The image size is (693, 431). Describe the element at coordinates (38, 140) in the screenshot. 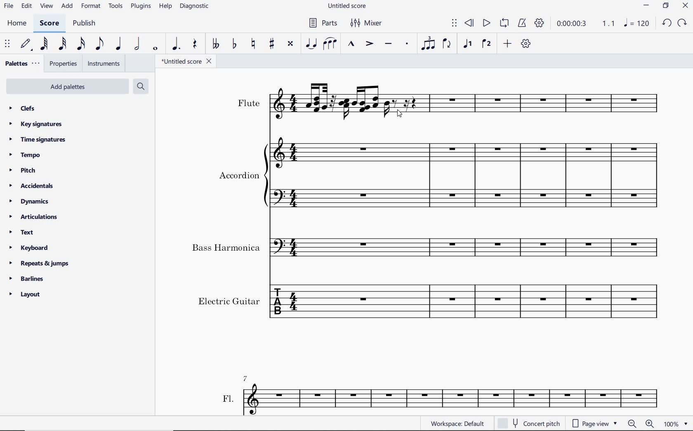

I see `time signatures` at that location.